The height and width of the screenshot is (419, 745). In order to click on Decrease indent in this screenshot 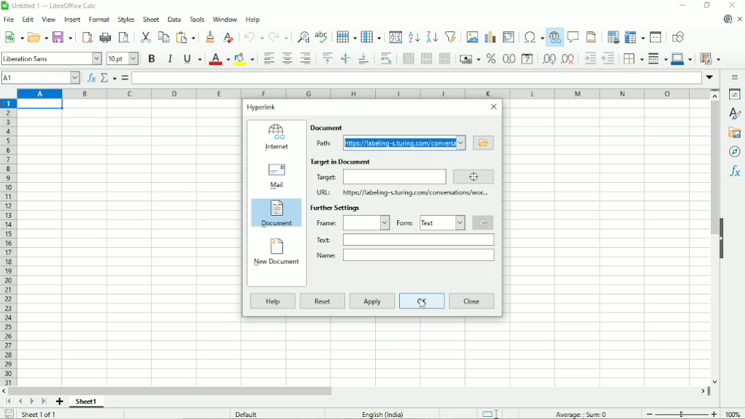, I will do `click(609, 59)`.